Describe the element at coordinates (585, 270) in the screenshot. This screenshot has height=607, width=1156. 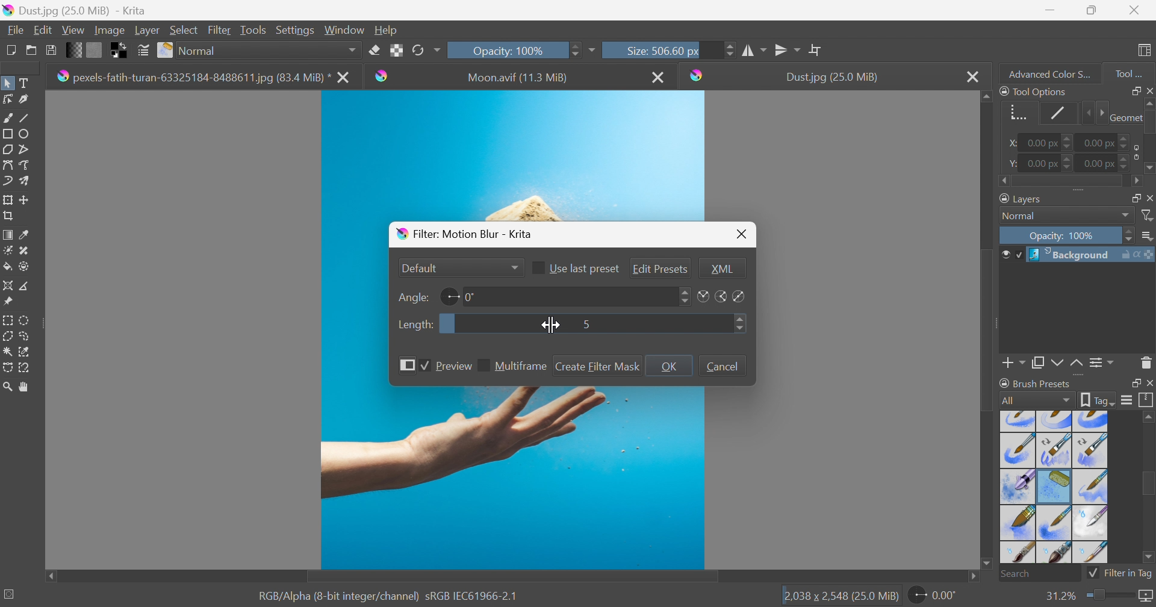
I see `Use last preset` at that location.